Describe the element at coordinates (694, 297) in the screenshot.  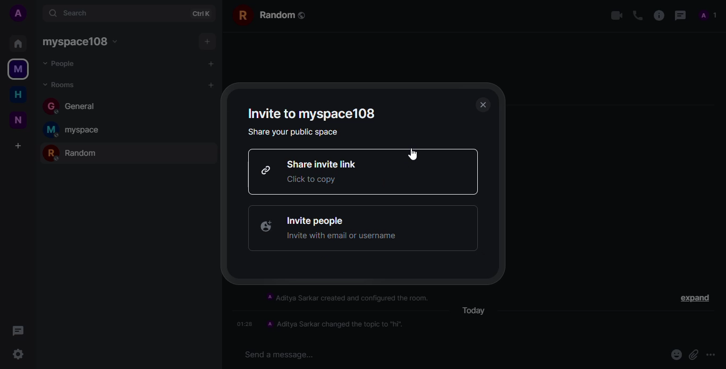
I see `expand` at that location.